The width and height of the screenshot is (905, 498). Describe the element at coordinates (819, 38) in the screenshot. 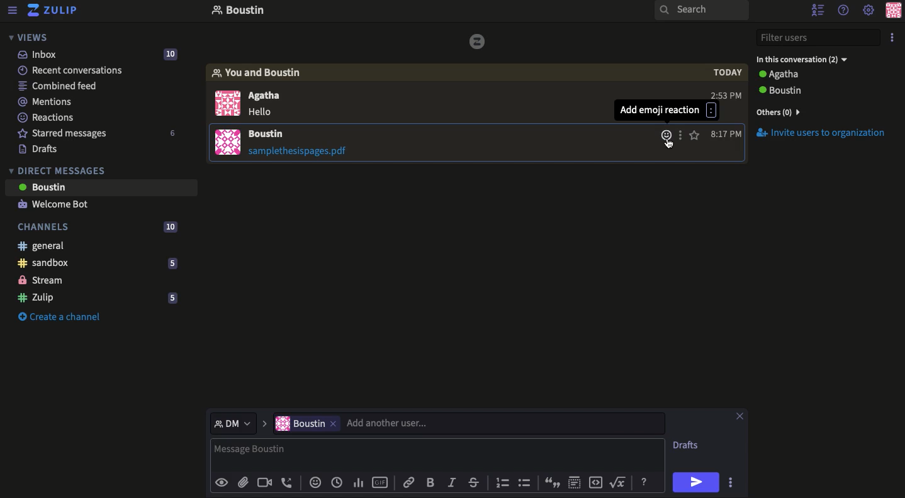

I see `Filter users` at that location.